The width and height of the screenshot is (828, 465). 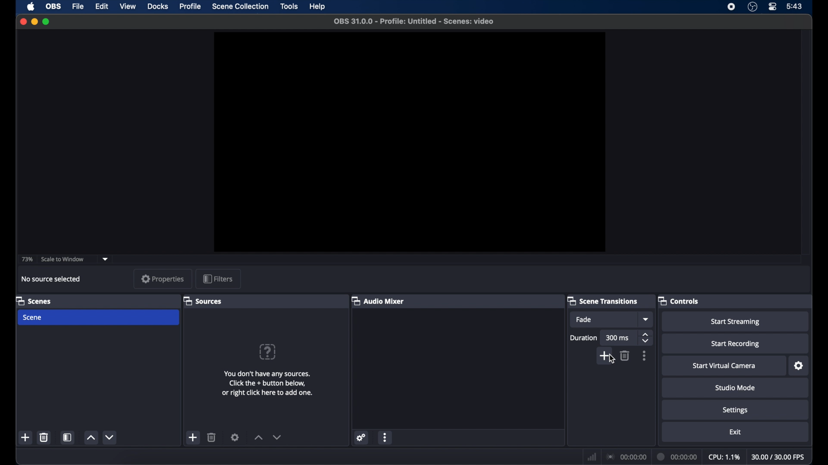 I want to click on connection, so click(x=627, y=457).